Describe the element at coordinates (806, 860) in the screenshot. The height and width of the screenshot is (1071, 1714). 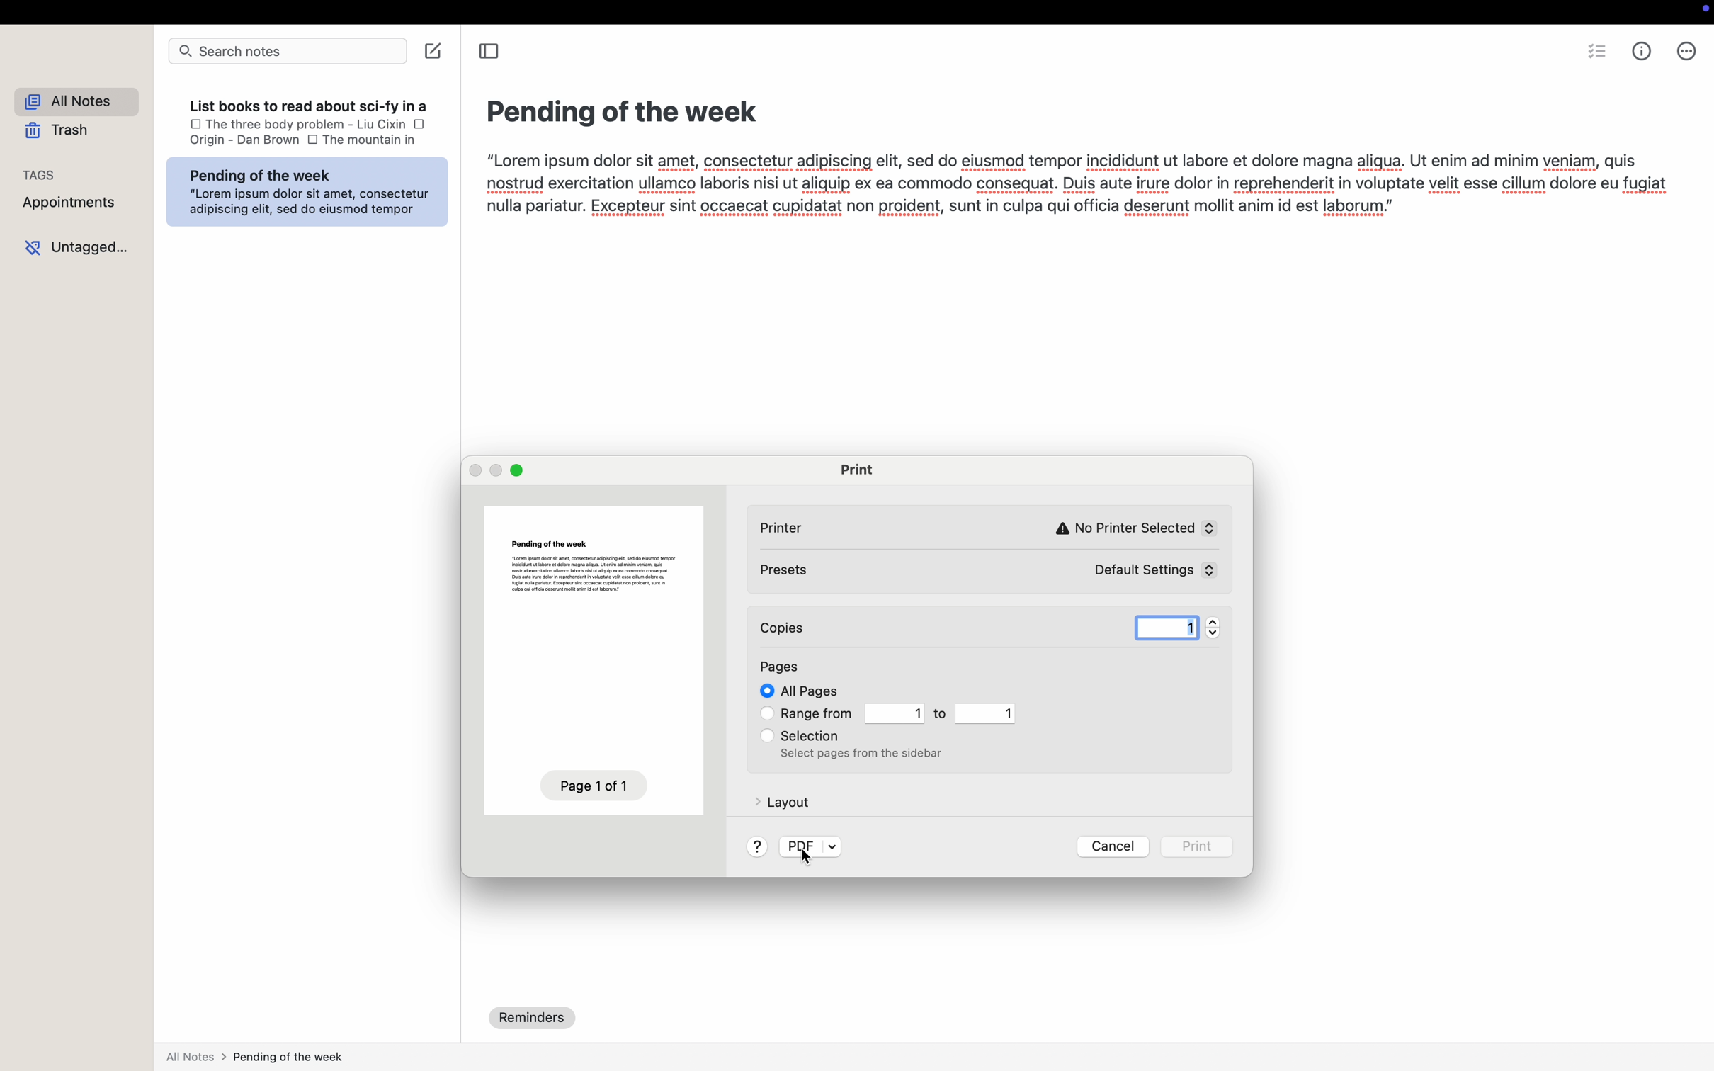
I see `cursor` at that location.